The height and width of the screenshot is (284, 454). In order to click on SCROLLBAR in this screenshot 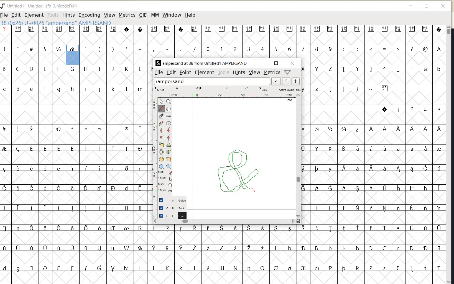, I will do `click(225, 222)`.